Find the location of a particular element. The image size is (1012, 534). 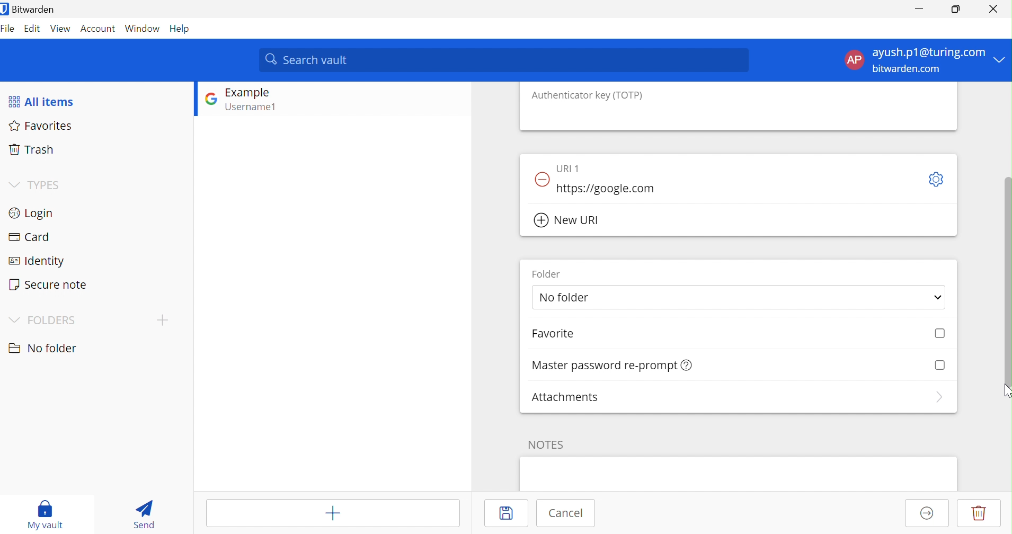

Notes is located at coordinates (547, 444).